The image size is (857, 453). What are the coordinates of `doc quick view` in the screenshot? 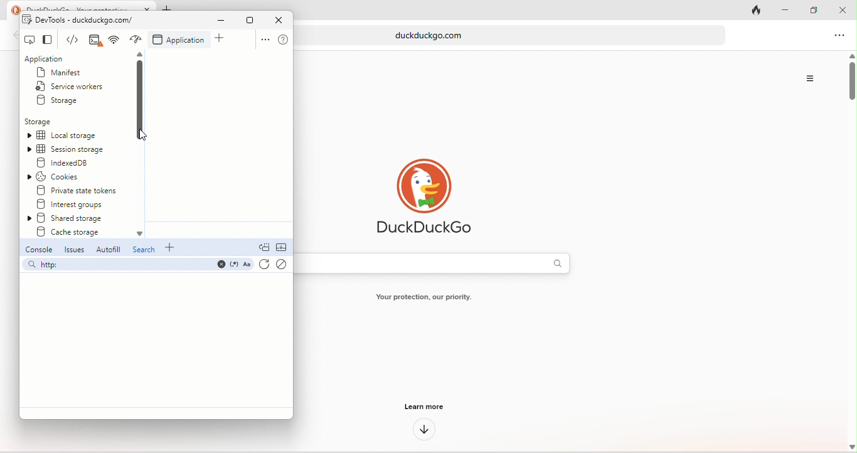 It's located at (264, 248).